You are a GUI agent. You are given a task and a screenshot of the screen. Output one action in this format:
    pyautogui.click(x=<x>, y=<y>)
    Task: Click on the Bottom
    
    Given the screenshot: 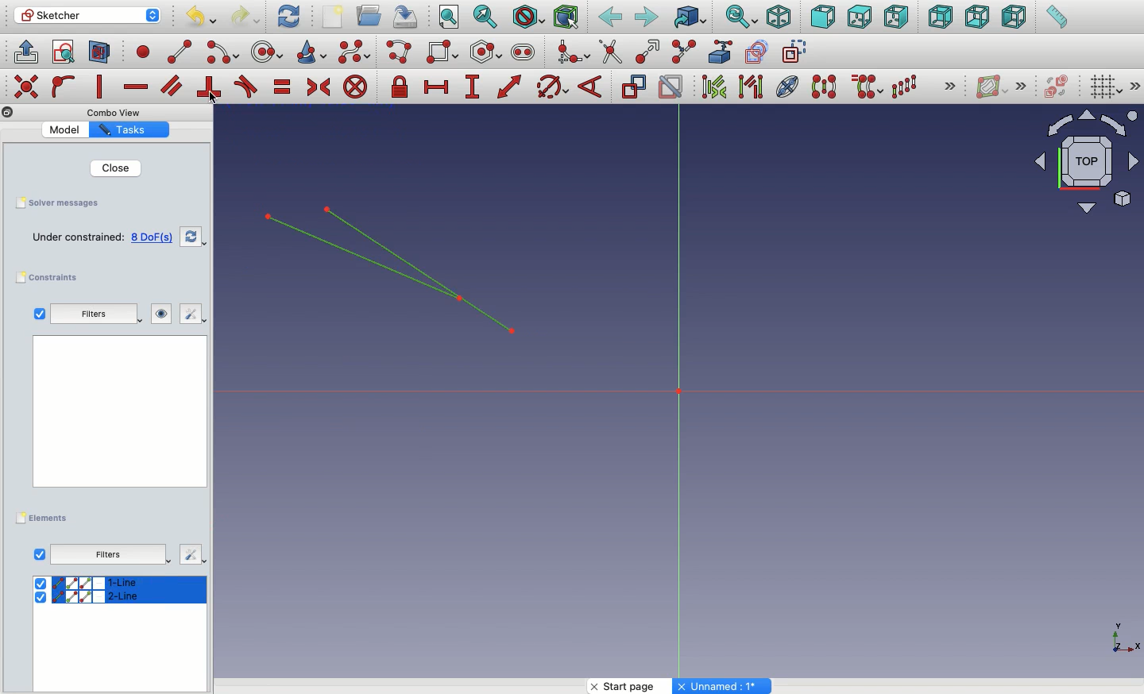 What is the action you would take?
    pyautogui.click(x=977, y=18)
    